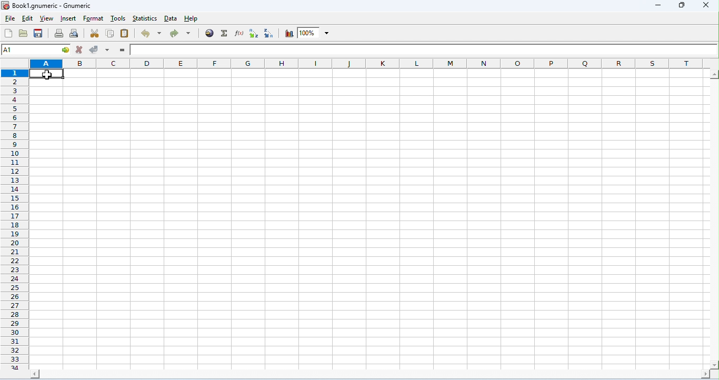 Image resolution: width=719 pixels, height=380 pixels. I want to click on sheet3, so click(64, 371).